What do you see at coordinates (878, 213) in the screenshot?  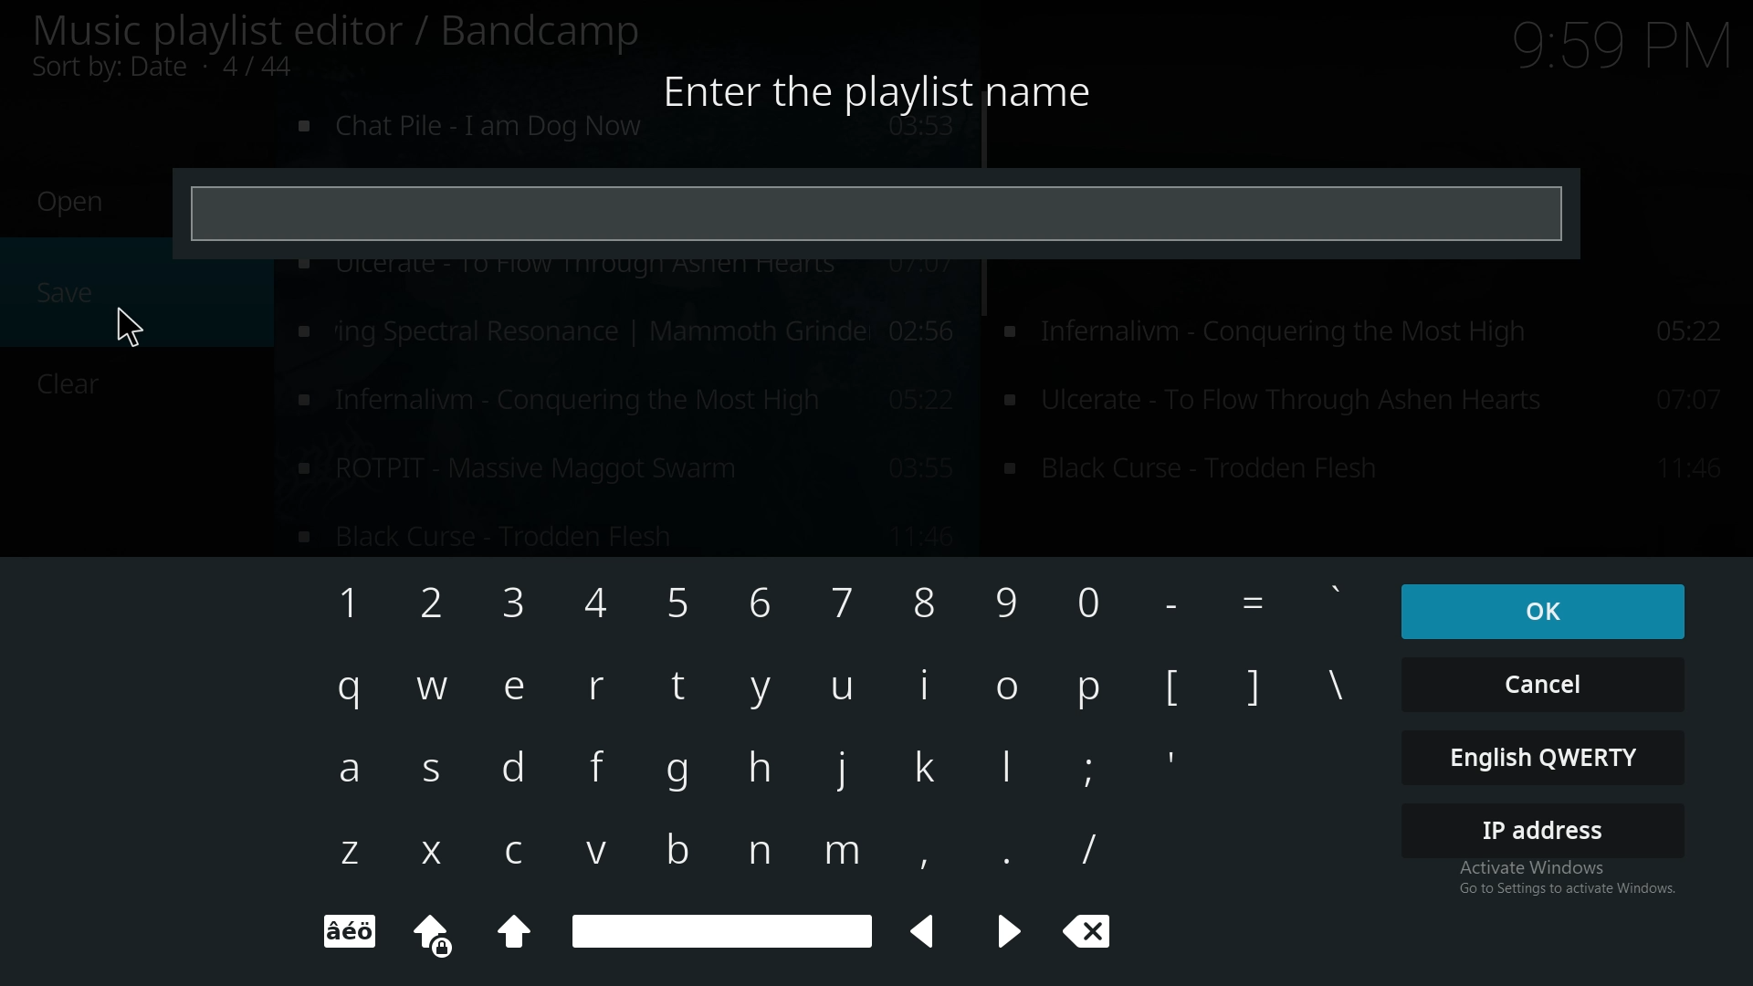 I see `name input` at bounding box center [878, 213].